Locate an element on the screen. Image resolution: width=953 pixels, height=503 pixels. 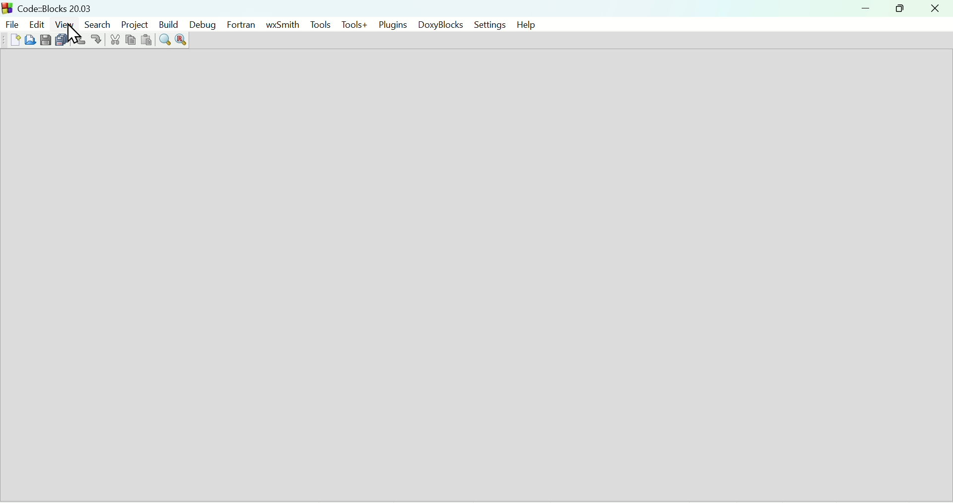
Project is located at coordinates (133, 23).